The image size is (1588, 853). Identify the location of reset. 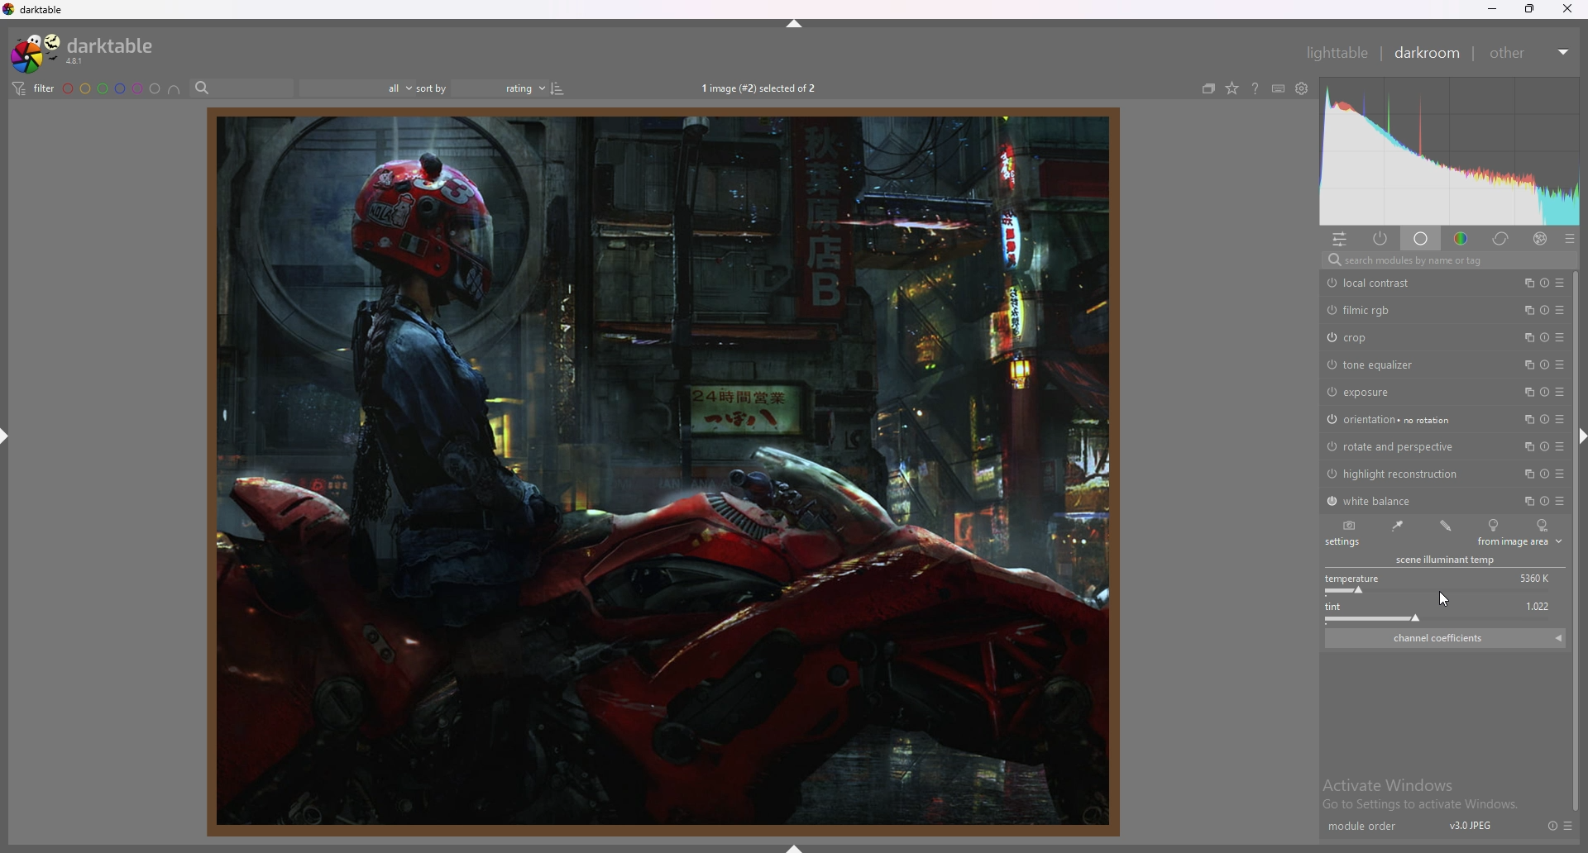
(1545, 365).